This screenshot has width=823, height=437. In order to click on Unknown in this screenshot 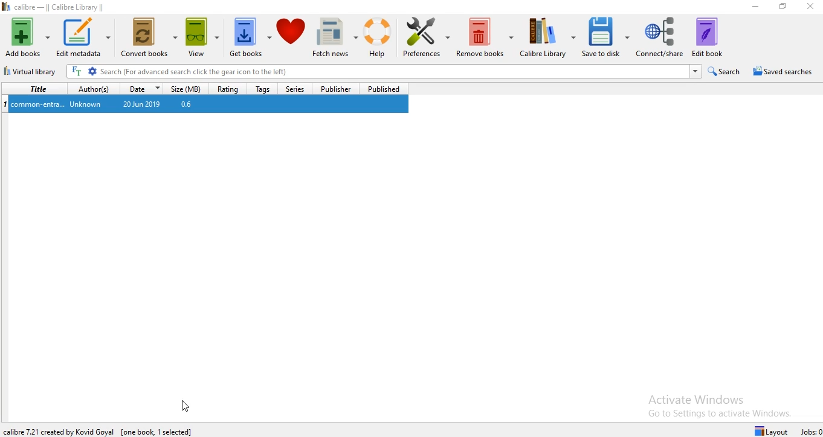, I will do `click(84, 104)`.